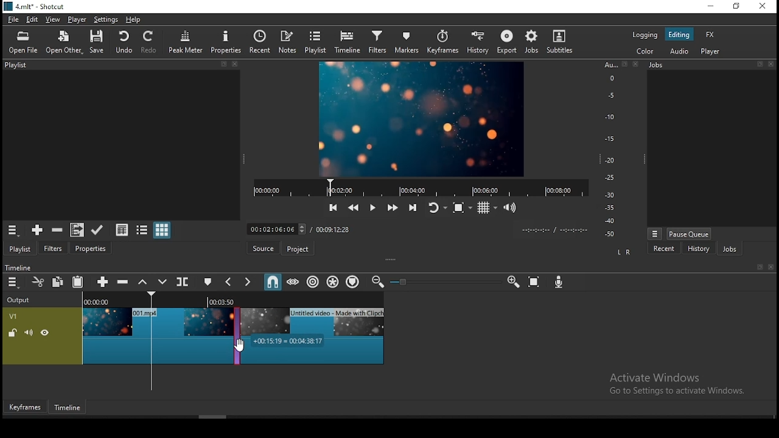 Image resolution: width=779 pixels, height=438 pixels. I want to click on overwrite, so click(162, 282).